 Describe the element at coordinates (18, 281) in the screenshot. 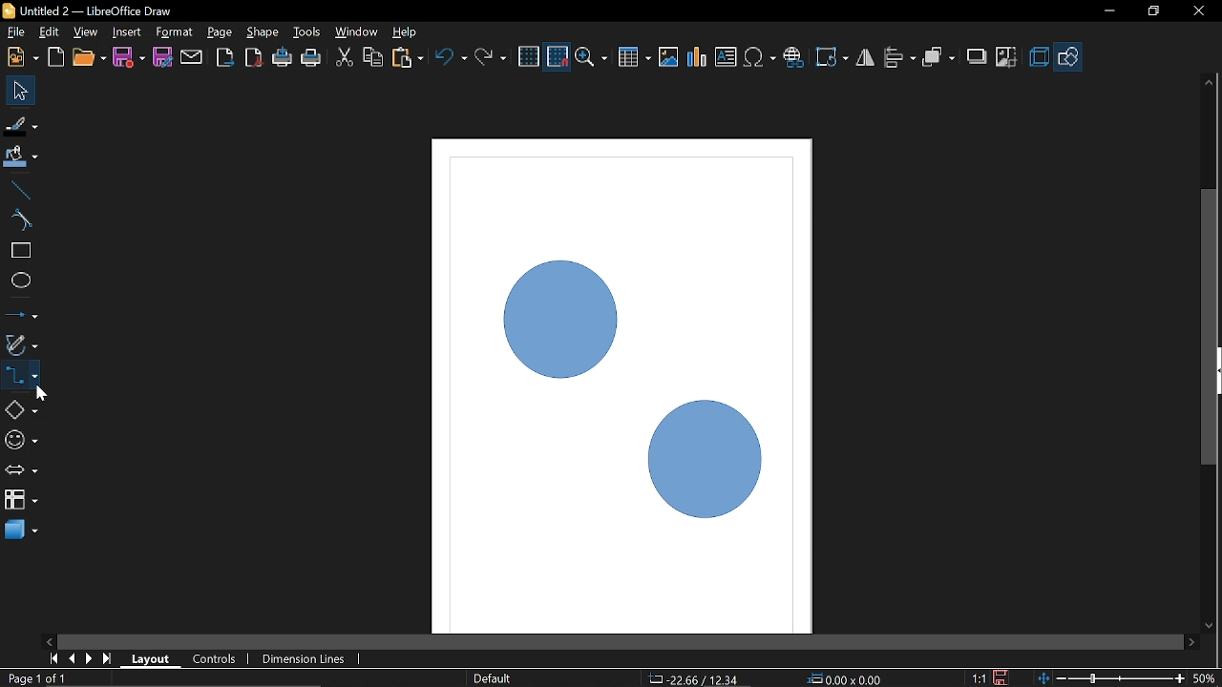

I see `Ellipse` at that location.